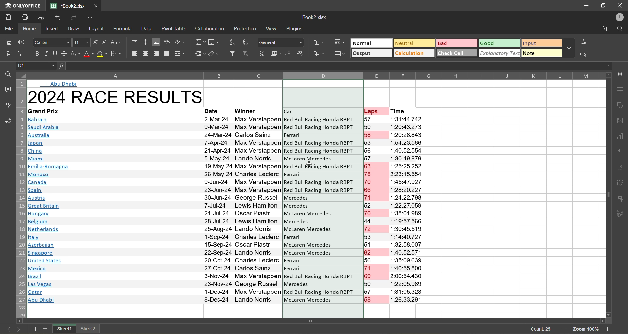  What do you see at coordinates (97, 29) in the screenshot?
I see `layout` at bounding box center [97, 29].